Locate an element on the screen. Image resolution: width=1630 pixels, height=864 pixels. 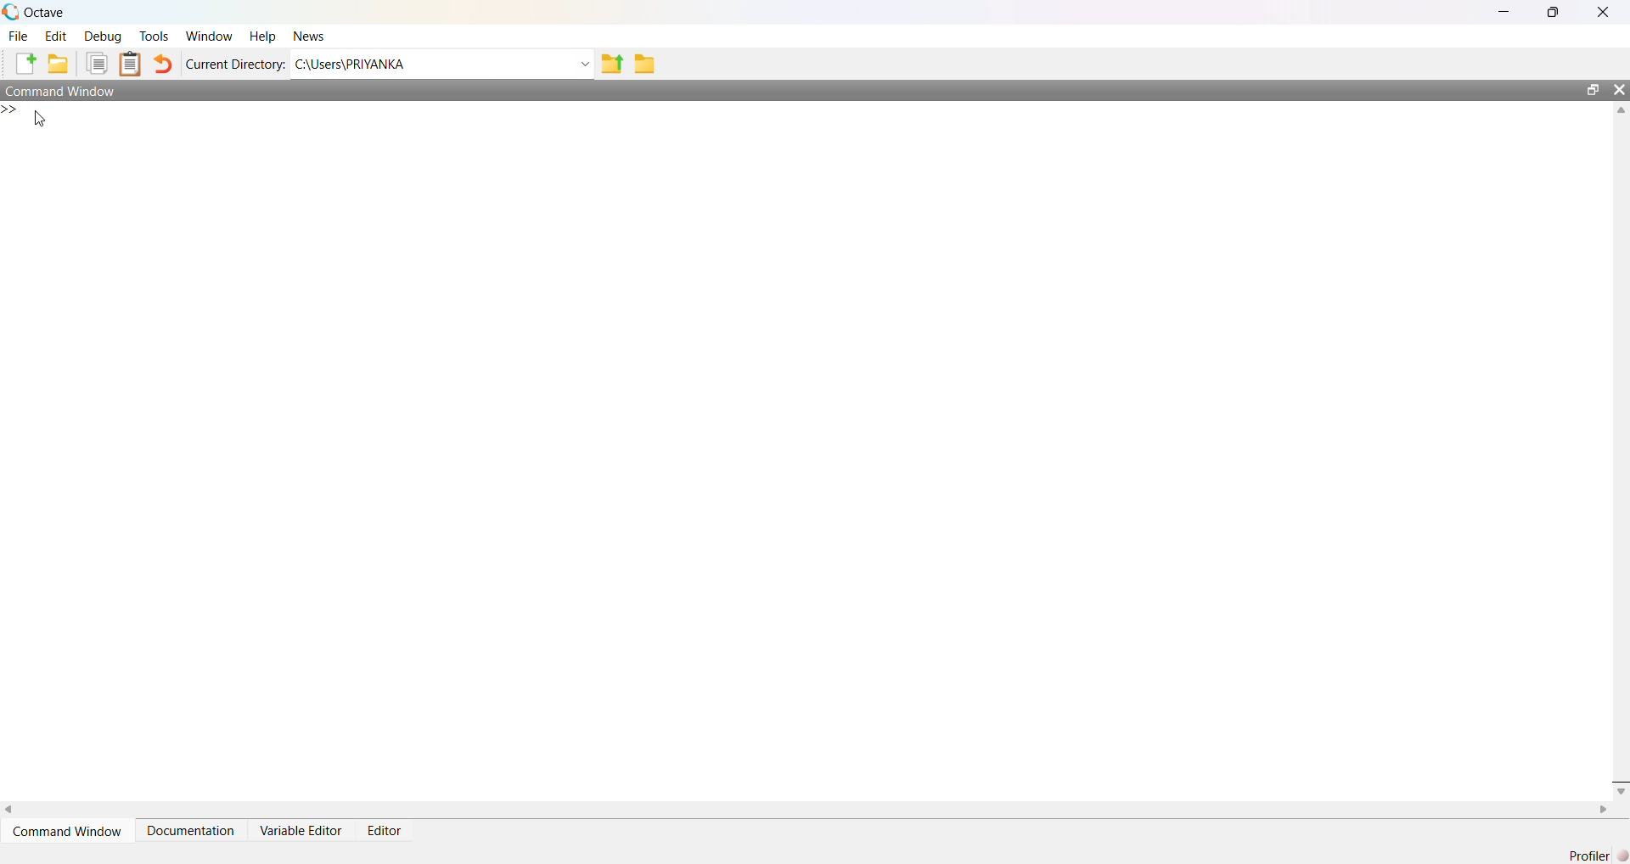
copy is located at coordinates (97, 62).